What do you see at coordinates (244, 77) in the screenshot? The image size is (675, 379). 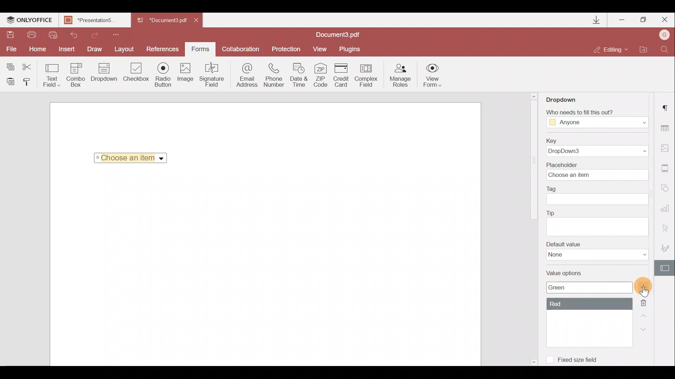 I see `Email address` at bounding box center [244, 77].